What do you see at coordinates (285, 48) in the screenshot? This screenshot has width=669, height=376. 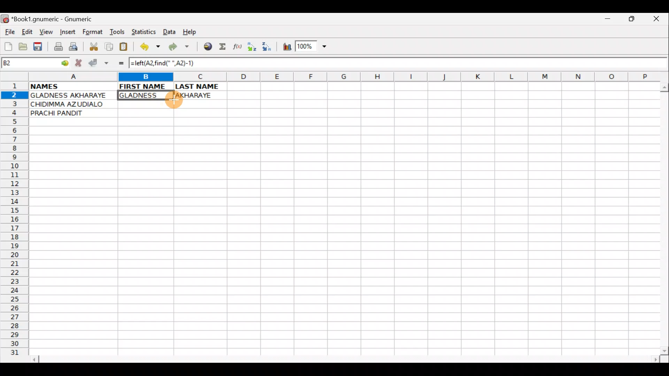 I see `Insert Chart` at bounding box center [285, 48].